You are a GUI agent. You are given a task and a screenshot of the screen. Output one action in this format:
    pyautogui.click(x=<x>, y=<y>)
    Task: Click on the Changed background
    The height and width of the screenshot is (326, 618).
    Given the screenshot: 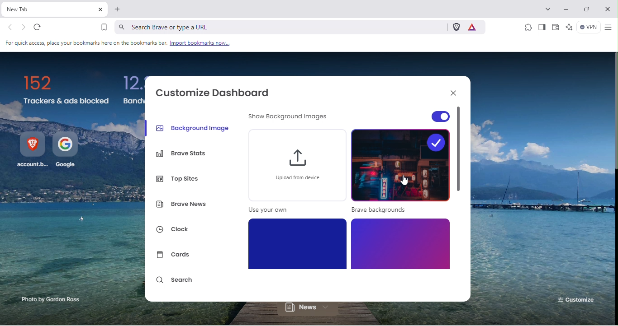 What is the action you would take?
    pyautogui.click(x=541, y=169)
    